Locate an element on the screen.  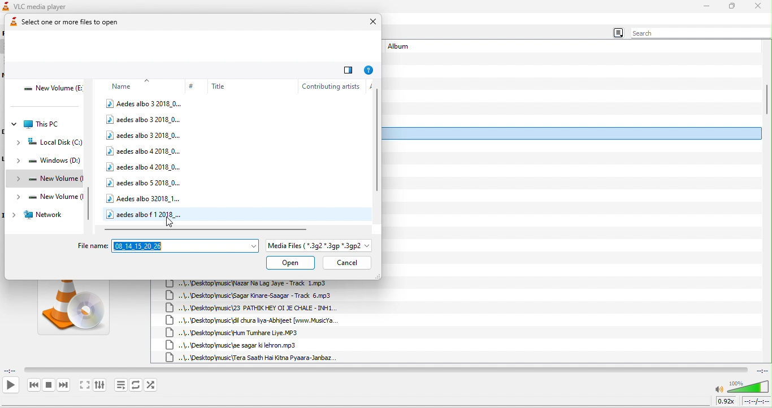
local disk (C:) is located at coordinates (50, 144).